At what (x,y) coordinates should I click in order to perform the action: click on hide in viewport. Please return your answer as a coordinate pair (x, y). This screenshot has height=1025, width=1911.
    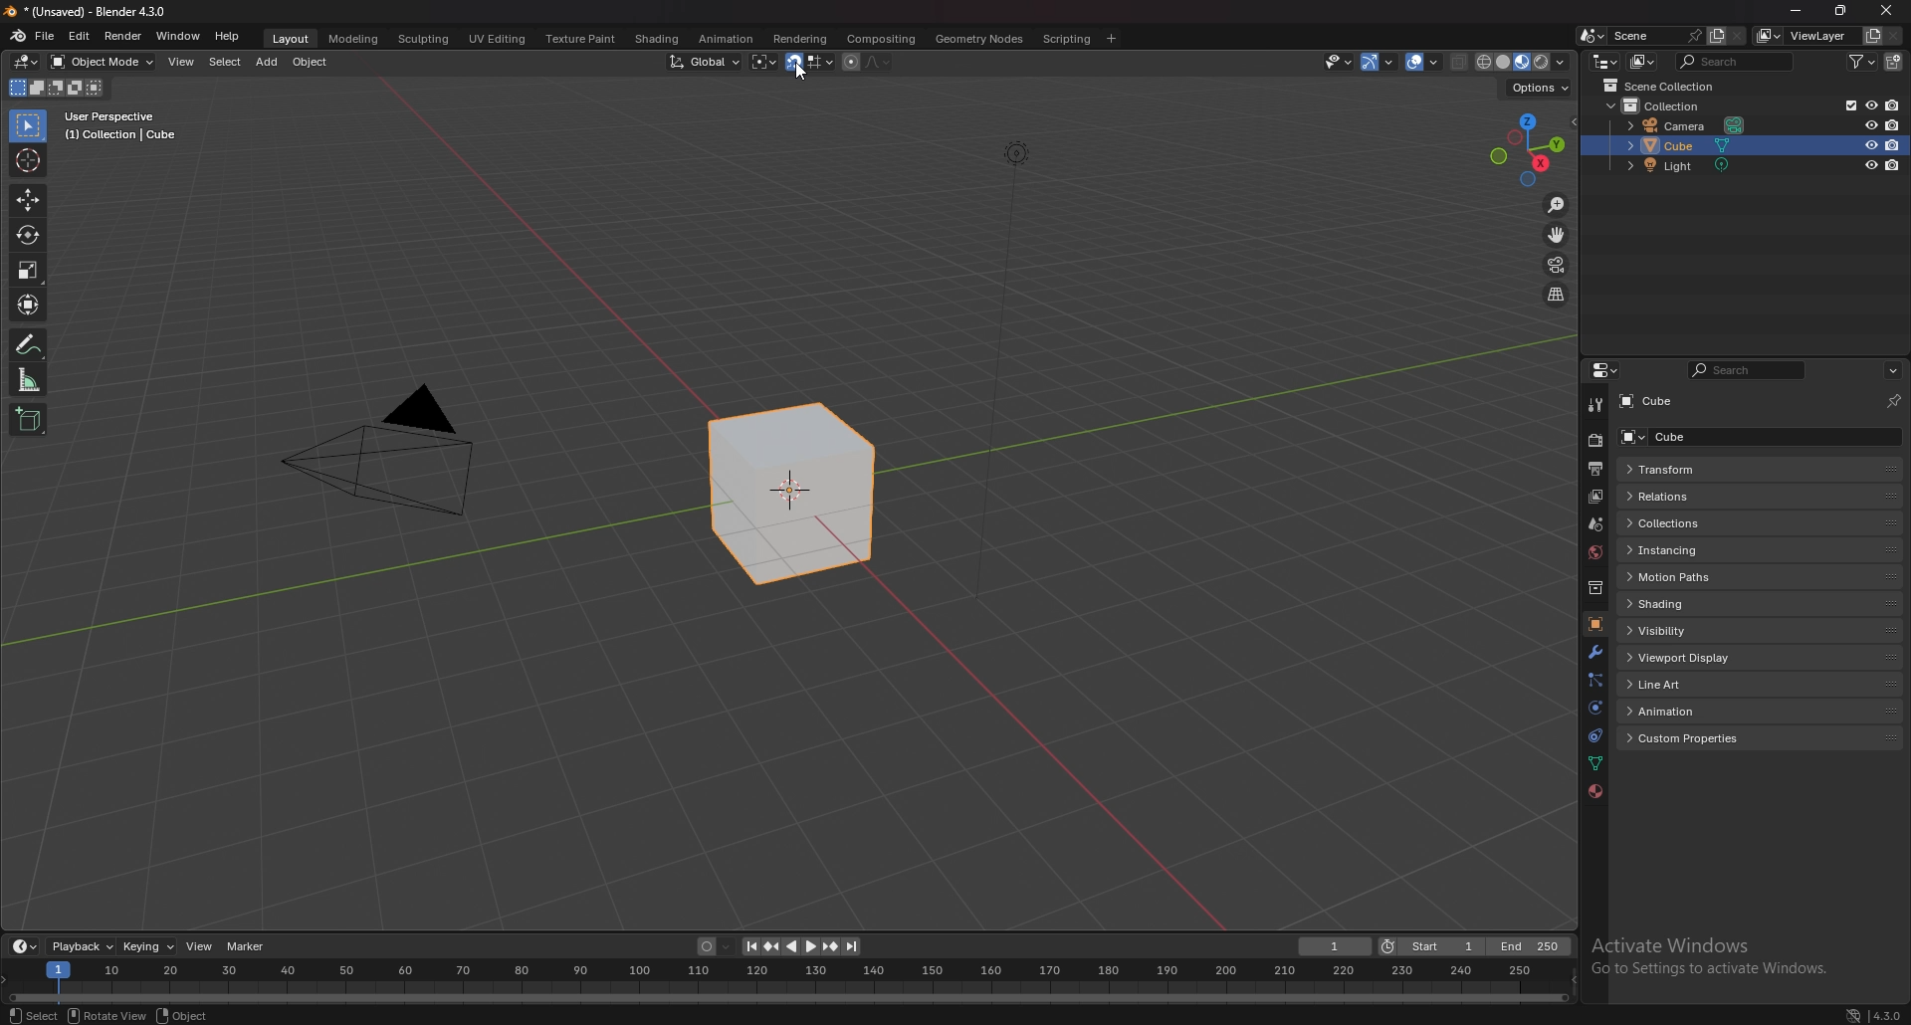
    Looking at the image, I should click on (1869, 124).